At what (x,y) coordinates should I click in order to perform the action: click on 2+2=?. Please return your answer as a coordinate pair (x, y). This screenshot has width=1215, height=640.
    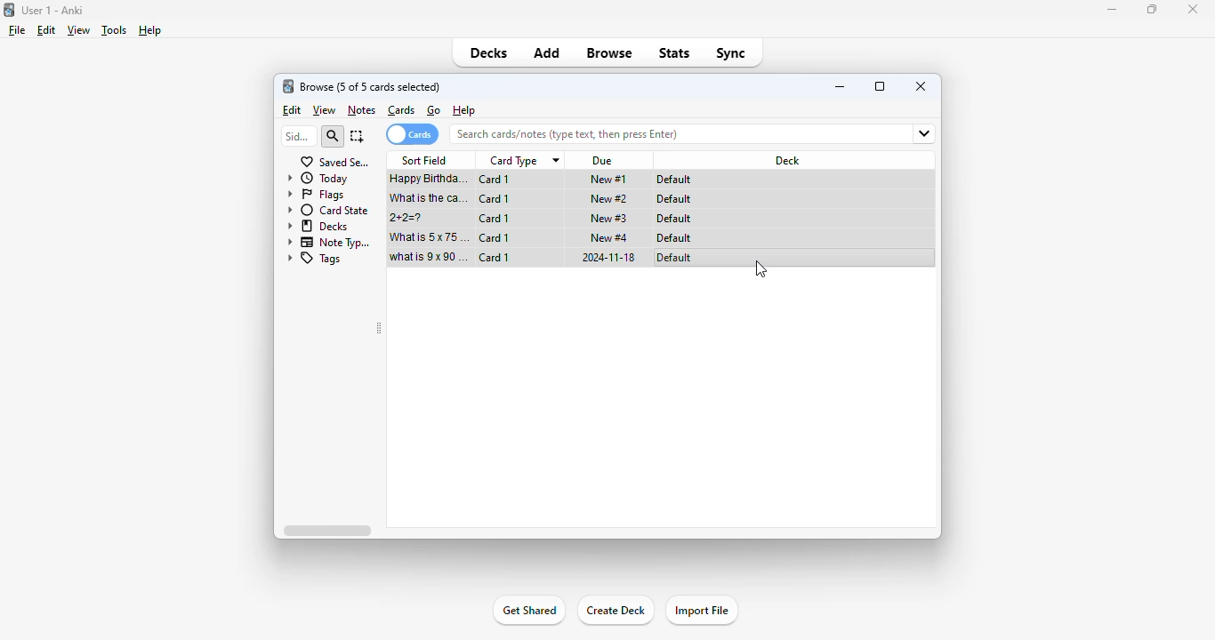
    Looking at the image, I should click on (408, 218).